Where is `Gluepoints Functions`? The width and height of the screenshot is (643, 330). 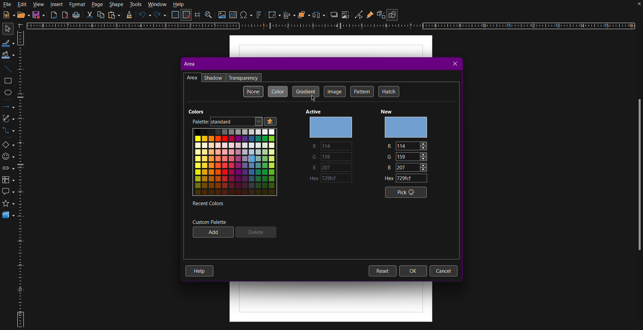 Gluepoints Functions is located at coordinates (370, 14).